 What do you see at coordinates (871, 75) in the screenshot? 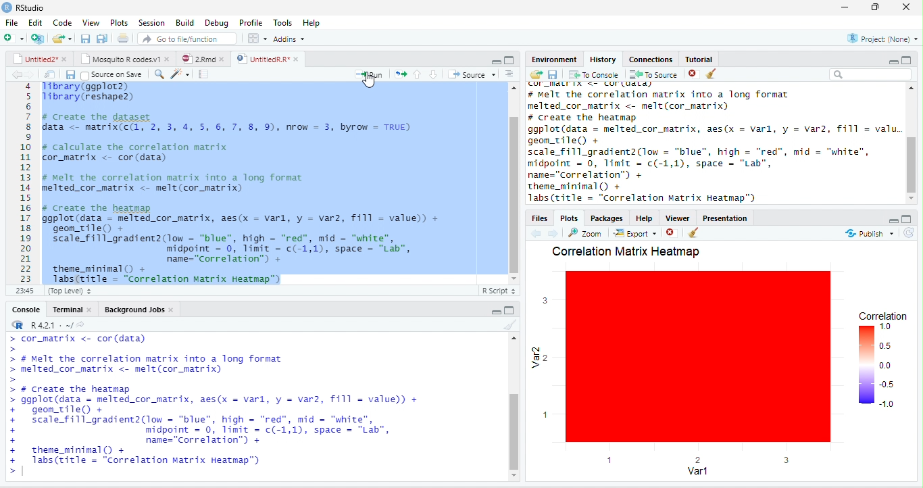
I see `search bar` at bounding box center [871, 75].